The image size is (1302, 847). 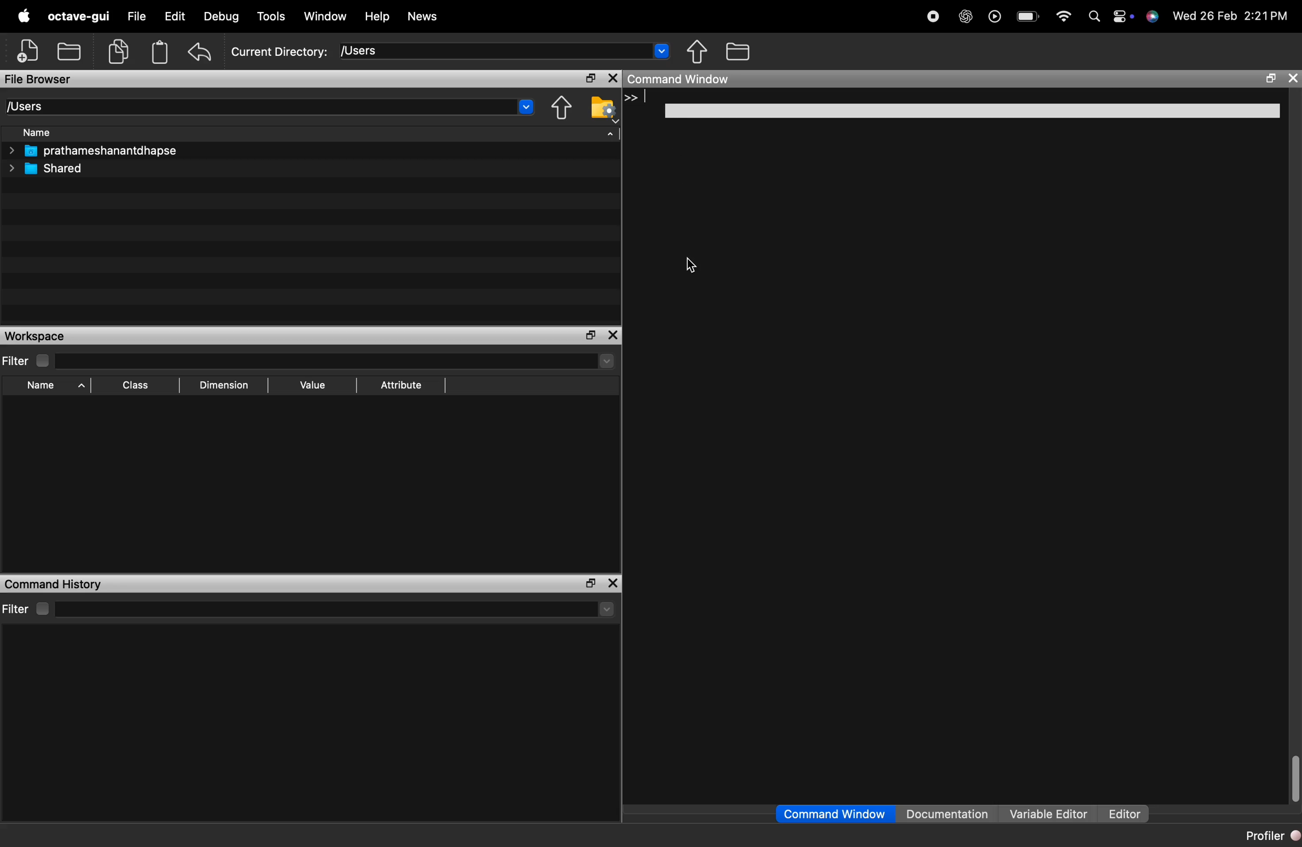 I want to click on [Users, so click(x=27, y=107).